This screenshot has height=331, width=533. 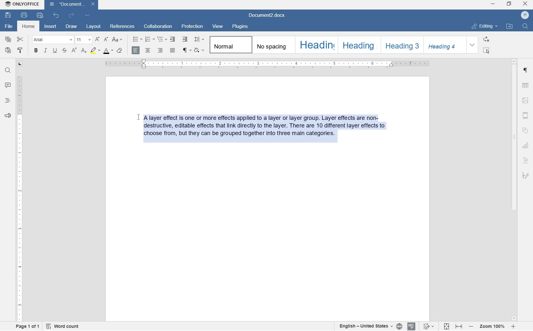 What do you see at coordinates (174, 39) in the screenshot?
I see `decrease indent` at bounding box center [174, 39].